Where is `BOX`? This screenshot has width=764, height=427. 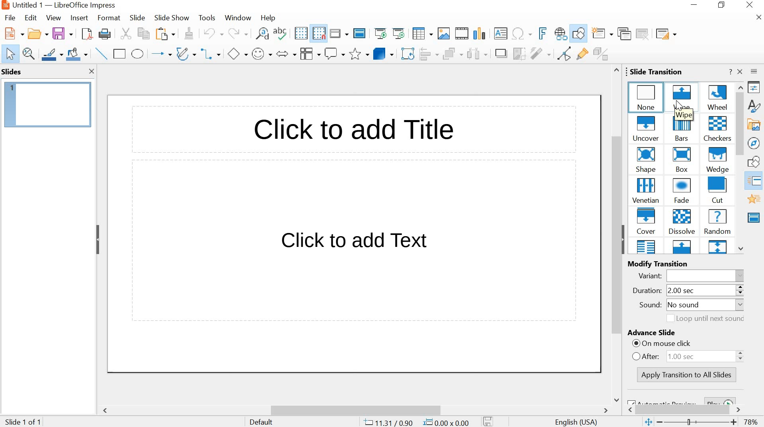
BOX is located at coordinates (680, 161).